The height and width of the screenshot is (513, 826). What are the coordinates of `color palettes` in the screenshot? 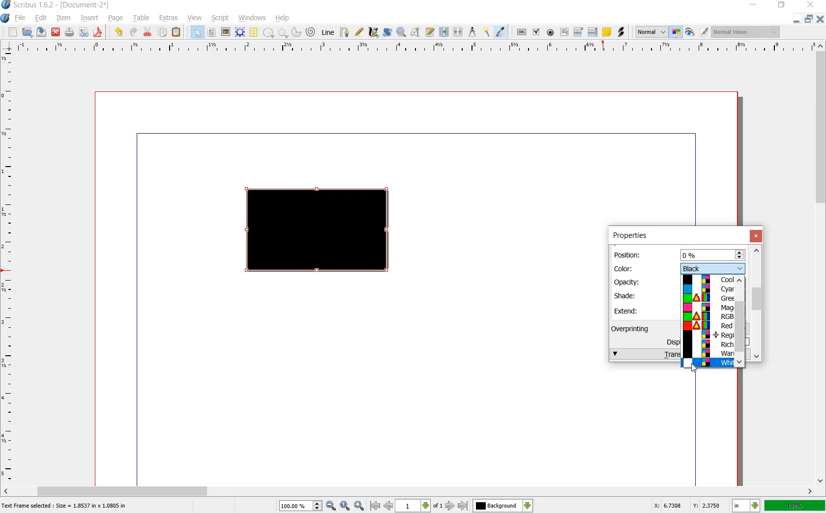 It's located at (709, 316).